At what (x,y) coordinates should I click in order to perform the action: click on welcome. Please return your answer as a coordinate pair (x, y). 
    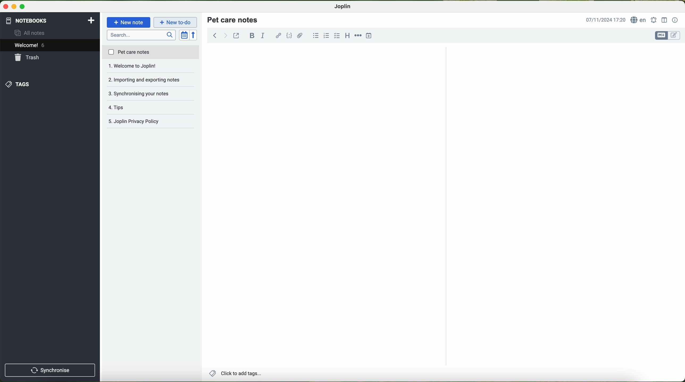
    Looking at the image, I should click on (50, 46).